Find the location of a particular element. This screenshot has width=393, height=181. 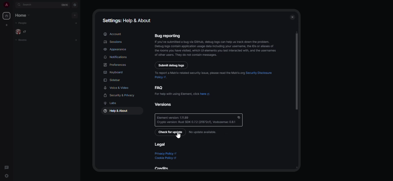

no update available is located at coordinates (203, 132).